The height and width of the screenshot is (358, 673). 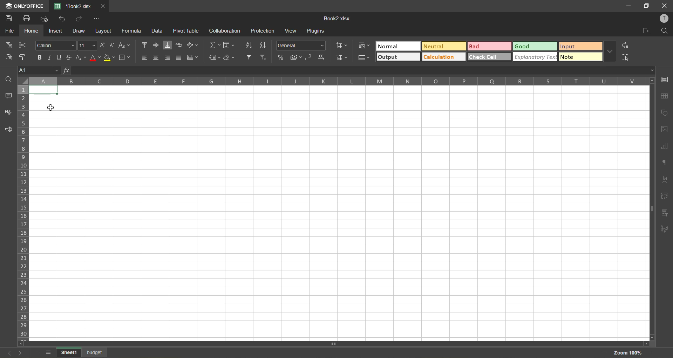 I want to click on save, so click(x=9, y=19).